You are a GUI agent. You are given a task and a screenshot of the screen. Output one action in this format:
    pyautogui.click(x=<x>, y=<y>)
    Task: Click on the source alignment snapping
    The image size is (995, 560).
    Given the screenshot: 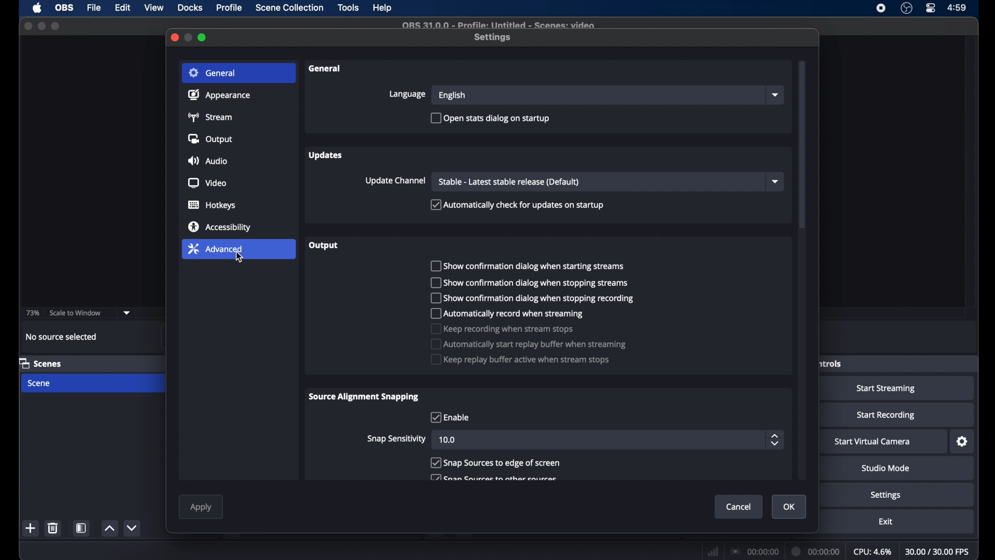 What is the action you would take?
    pyautogui.click(x=366, y=396)
    